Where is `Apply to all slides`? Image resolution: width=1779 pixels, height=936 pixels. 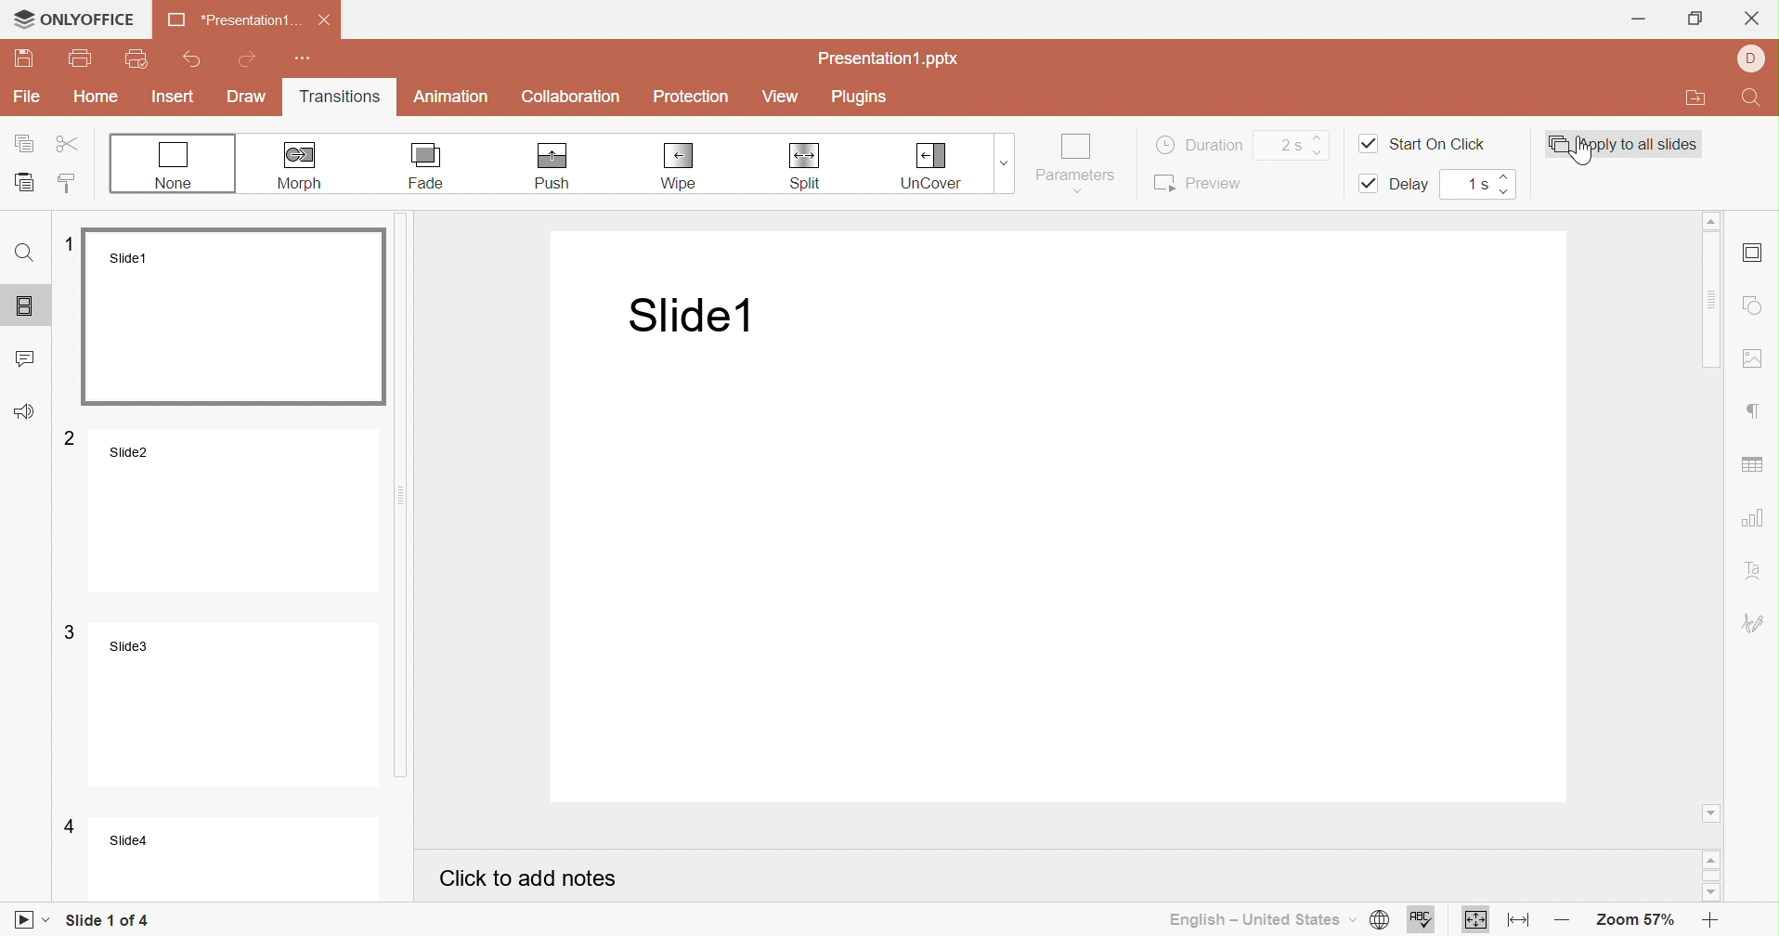 Apply to all slides is located at coordinates (1619, 143).